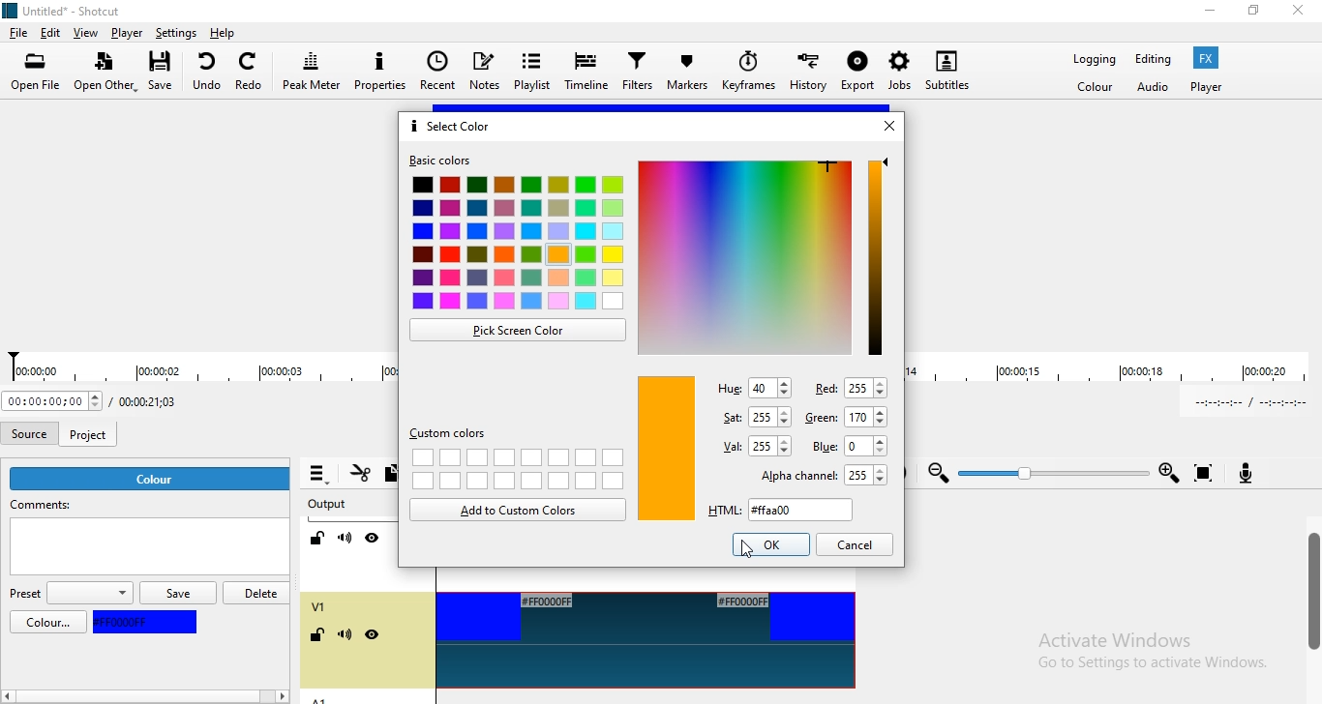  Describe the element at coordinates (345, 636) in the screenshot. I see `mute` at that location.